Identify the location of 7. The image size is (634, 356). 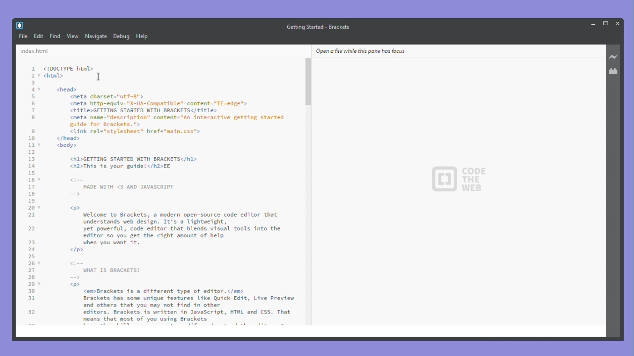
(33, 110).